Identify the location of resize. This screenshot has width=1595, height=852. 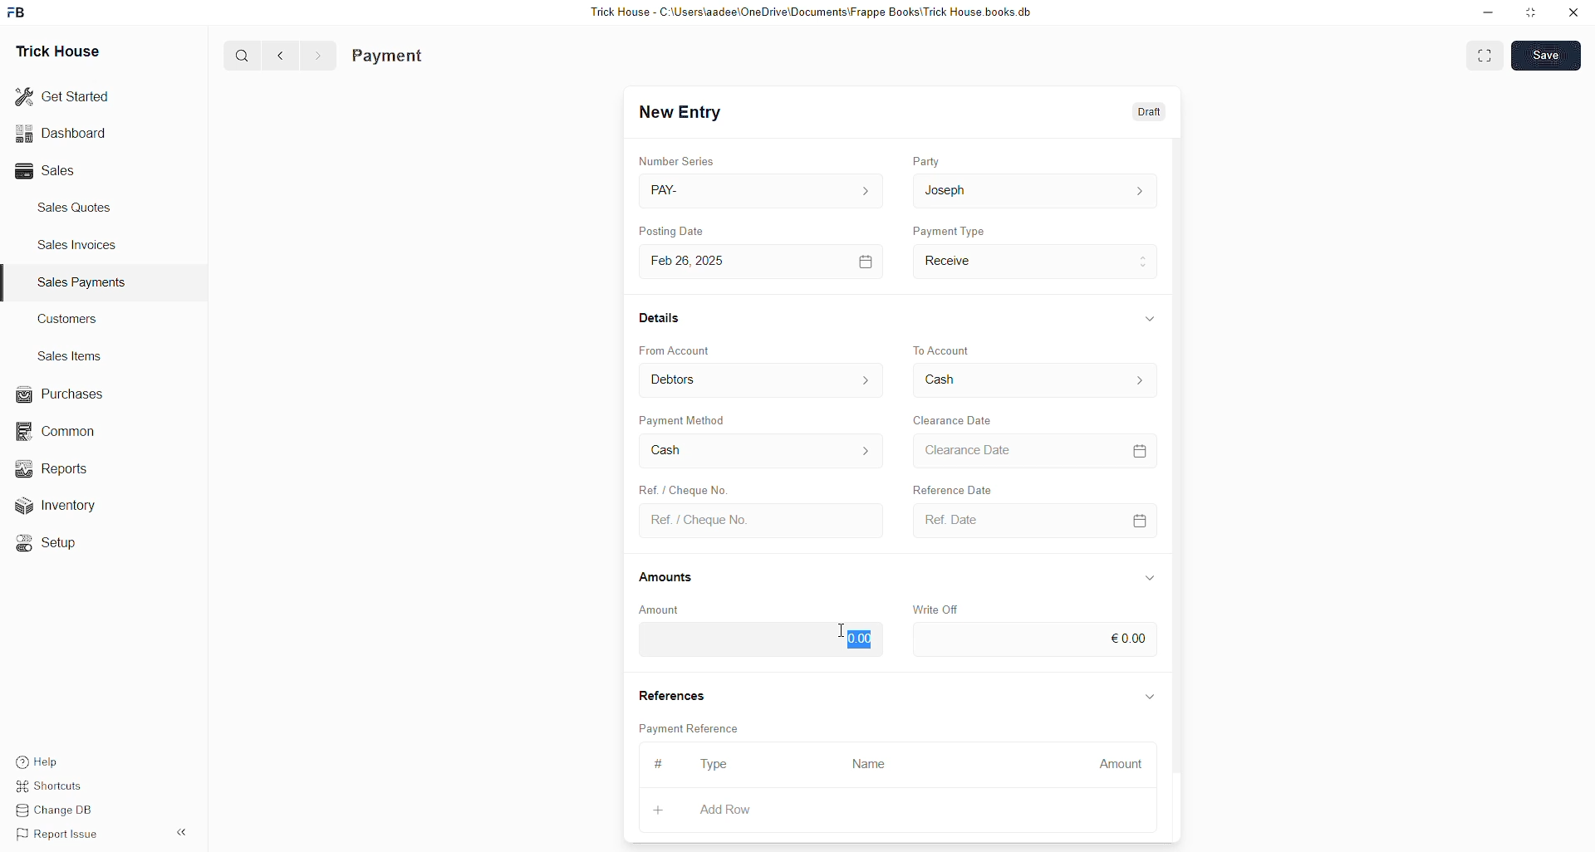
(1532, 12).